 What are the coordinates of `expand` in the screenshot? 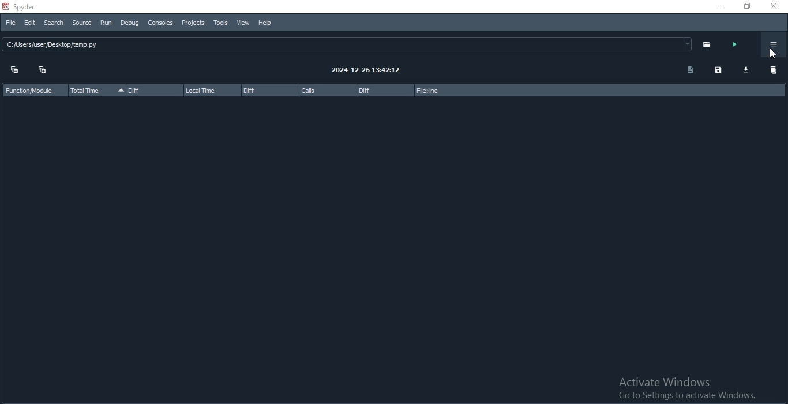 It's located at (44, 70).